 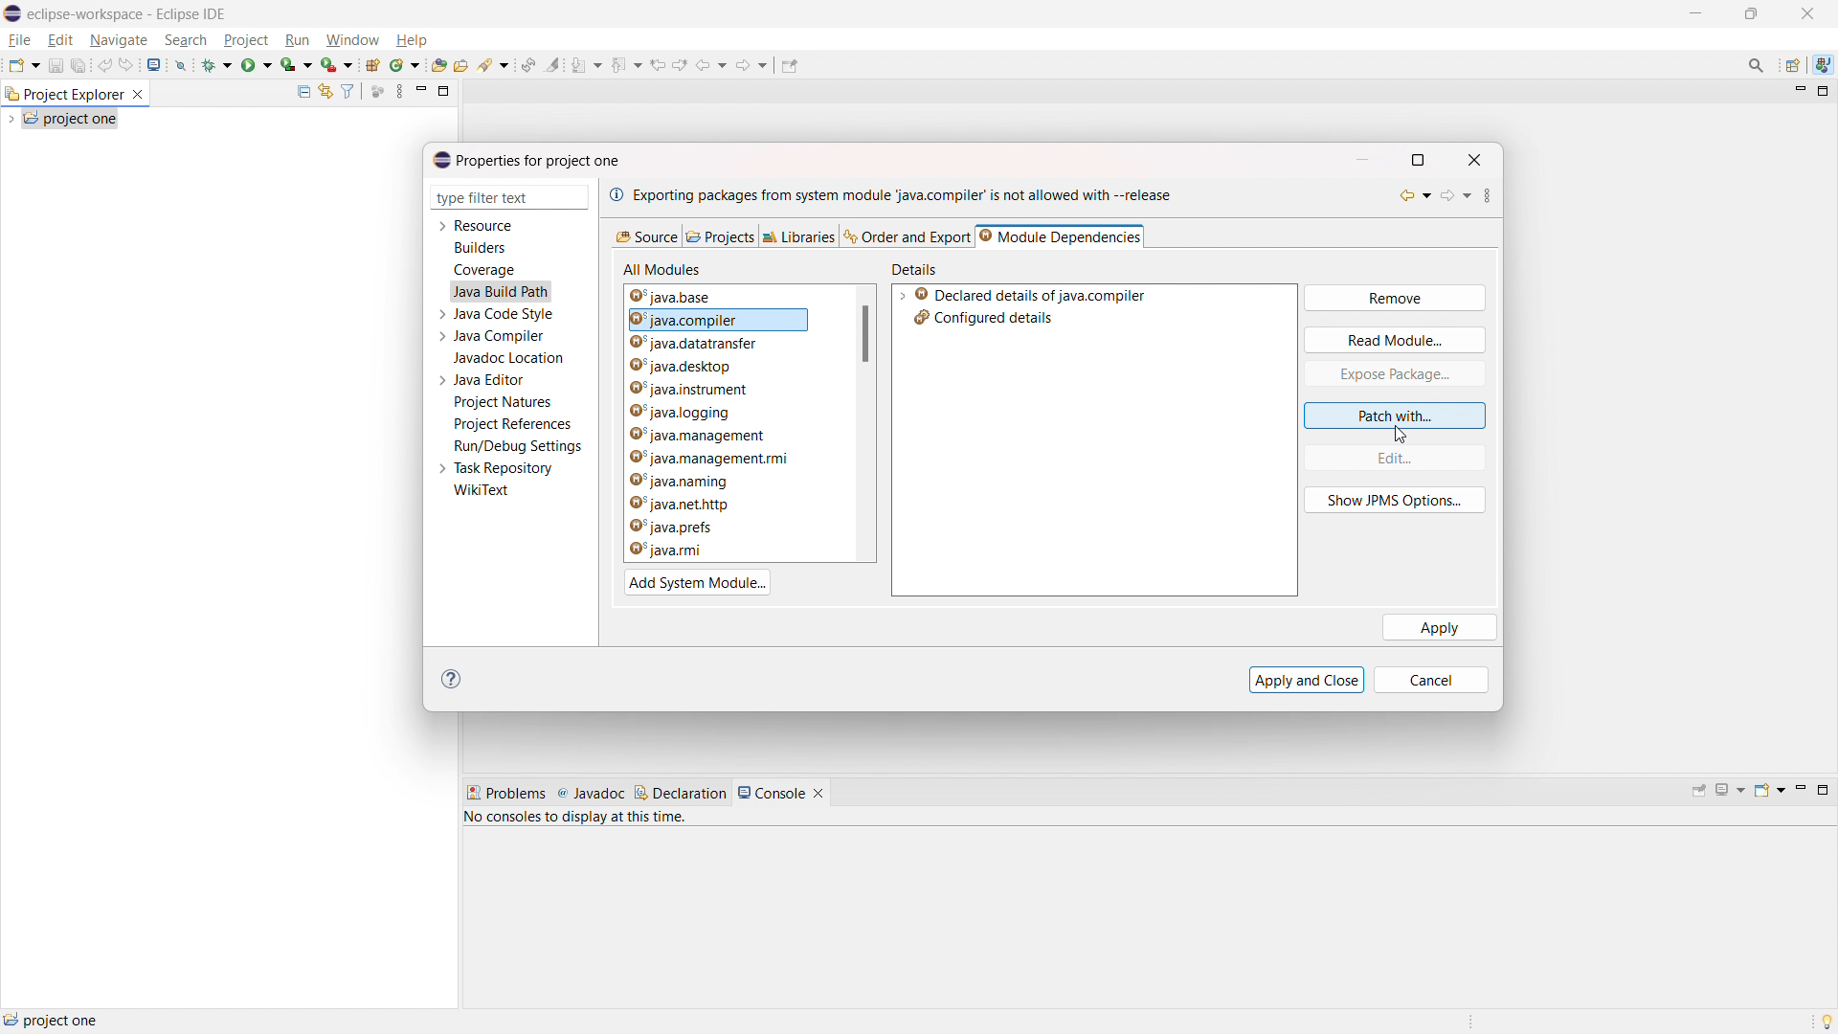 What do you see at coordinates (444, 90) in the screenshot?
I see `maximize` at bounding box center [444, 90].